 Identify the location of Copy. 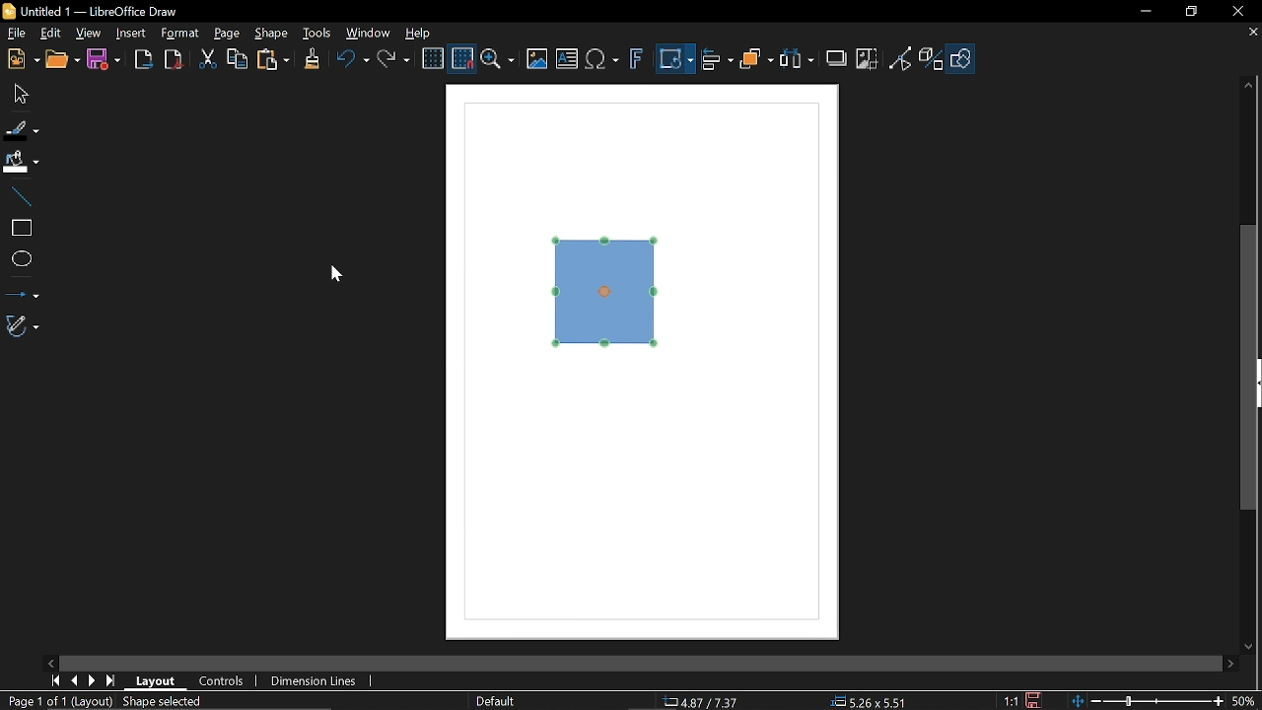
(238, 60).